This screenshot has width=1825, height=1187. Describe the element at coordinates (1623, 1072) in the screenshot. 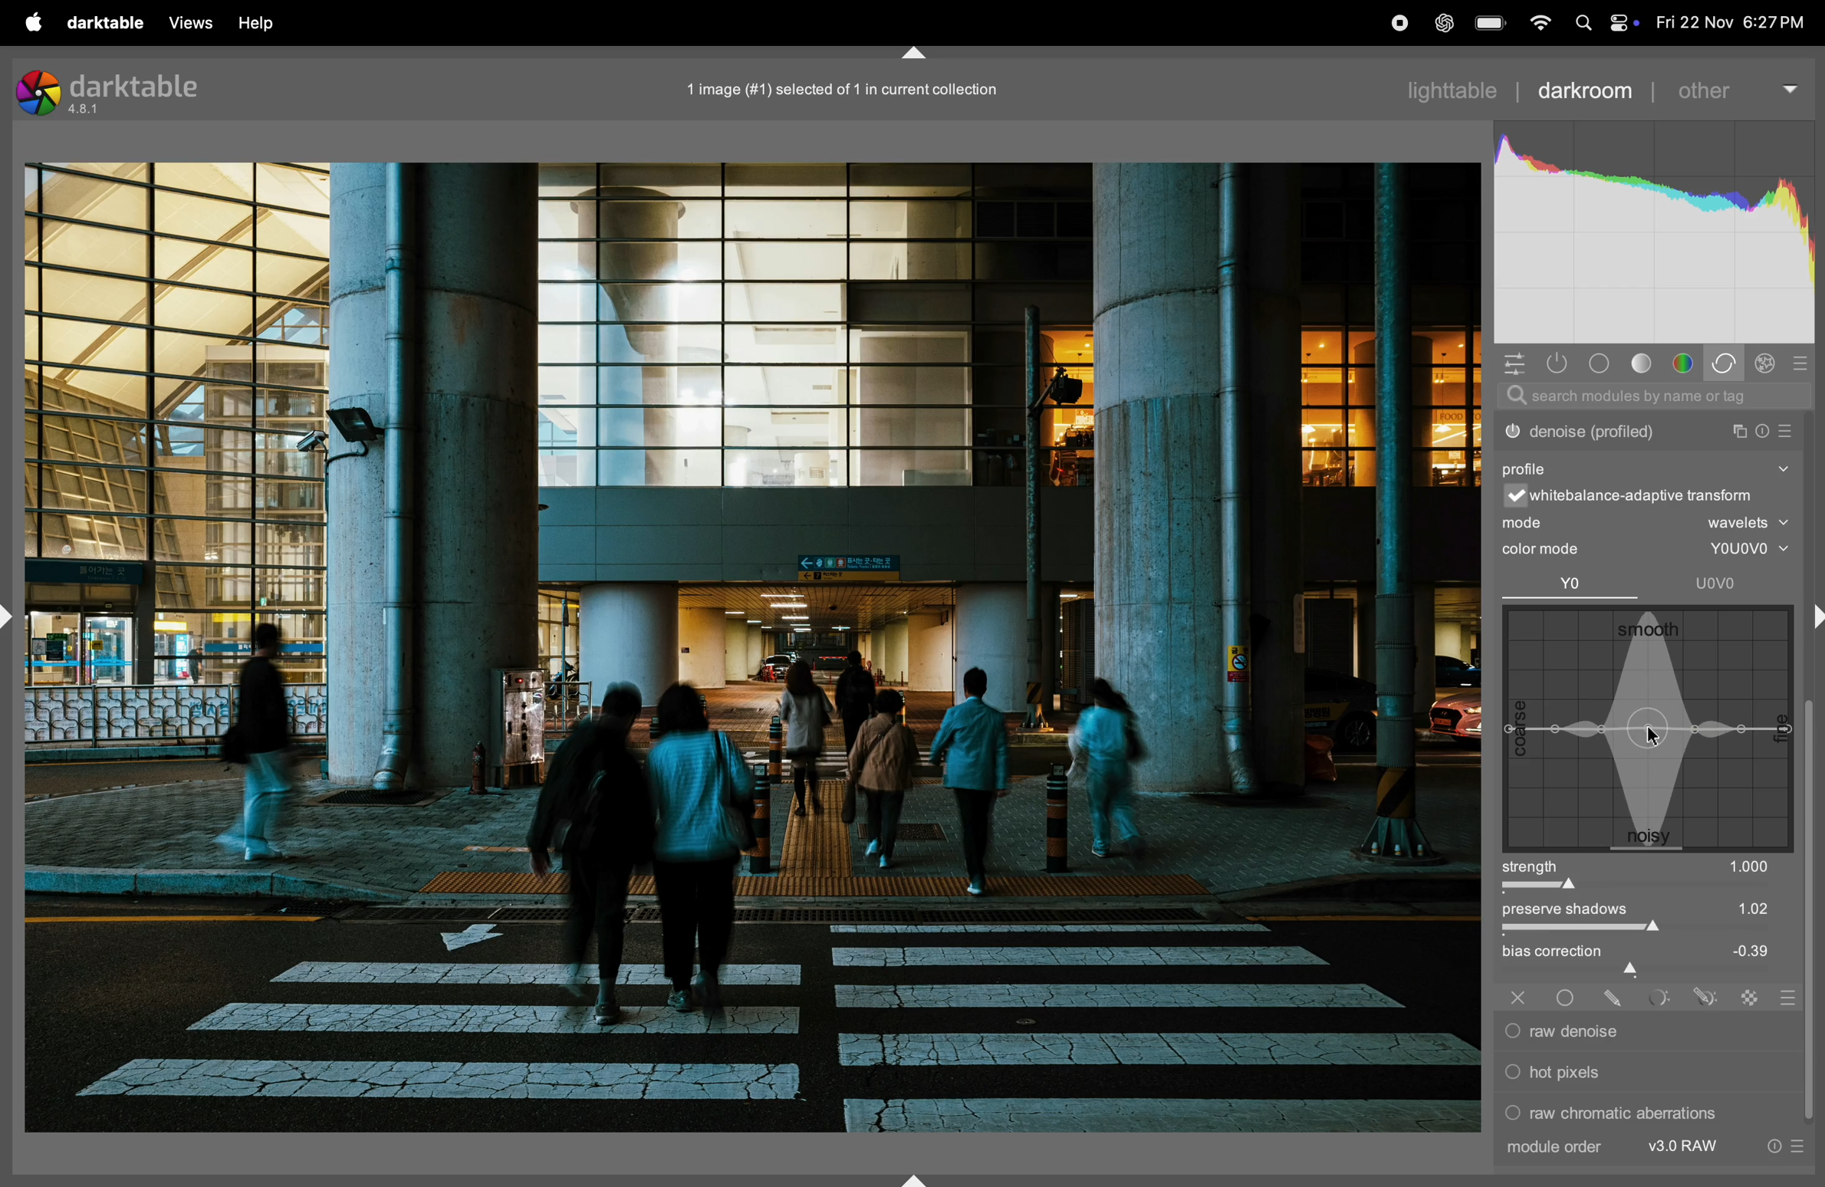

I see `hot pixels` at that location.